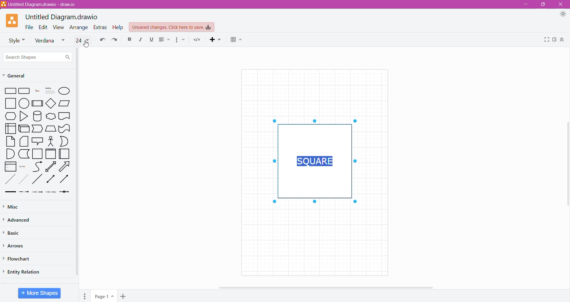 The image size is (570, 302). Describe the element at coordinates (9, 116) in the screenshot. I see `Preparation` at that location.